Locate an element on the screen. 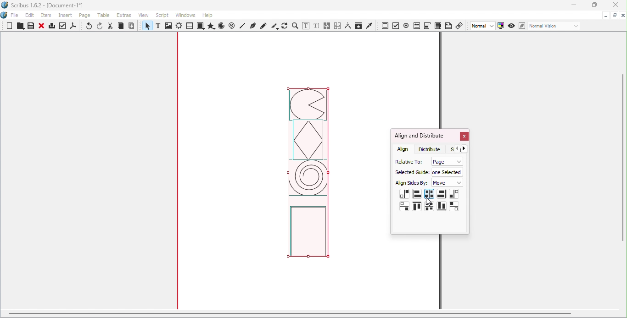  View is located at coordinates (146, 15).